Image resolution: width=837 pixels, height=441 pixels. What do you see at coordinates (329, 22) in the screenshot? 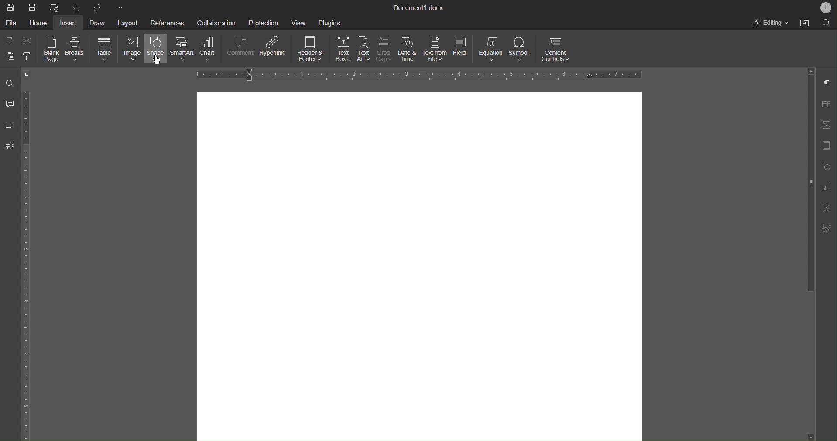
I see `Plugins` at bounding box center [329, 22].